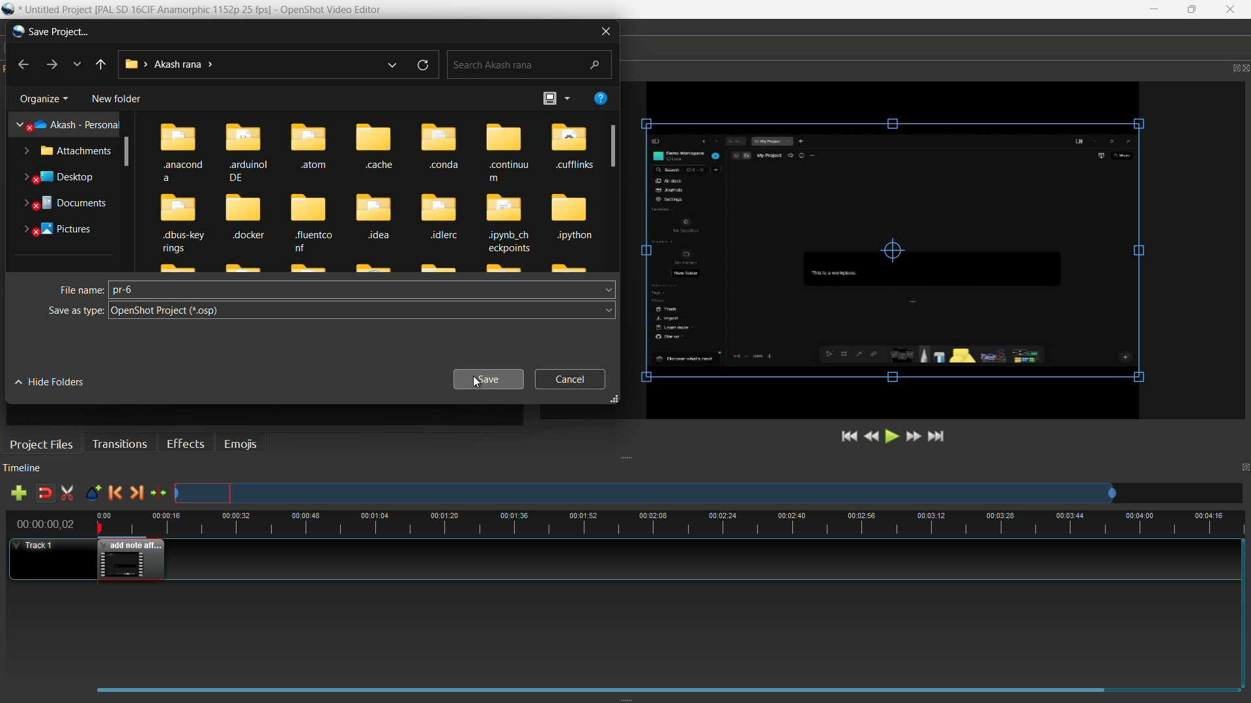 The height and width of the screenshot is (703, 1251). What do you see at coordinates (571, 151) in the screenshot?
I see `cufflinks` at bounding box center [571, 151].